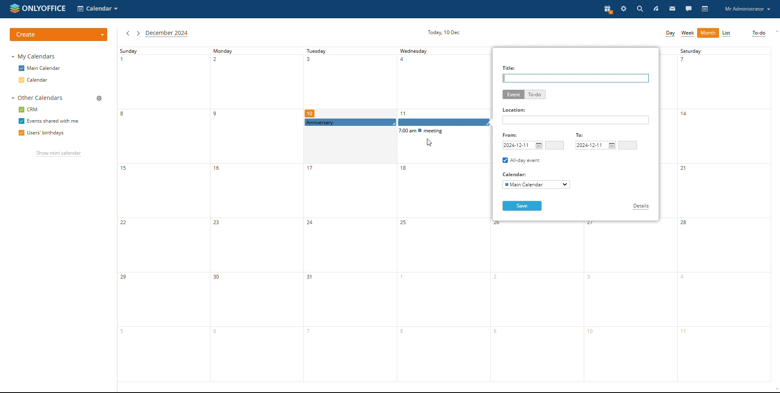  Describe the element at coordinates (727, 33) in the screenshot. I see `list view` at that location.